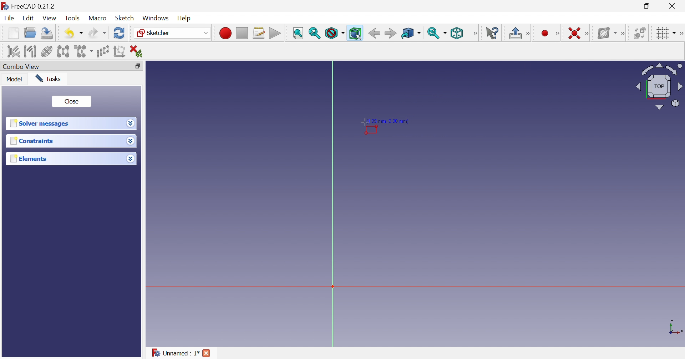 This screenshot has width=685, height=359. What do you see at coordinates (437, 33) in the screenshot?
I see `Sync view` at bounding box center [437, 33].